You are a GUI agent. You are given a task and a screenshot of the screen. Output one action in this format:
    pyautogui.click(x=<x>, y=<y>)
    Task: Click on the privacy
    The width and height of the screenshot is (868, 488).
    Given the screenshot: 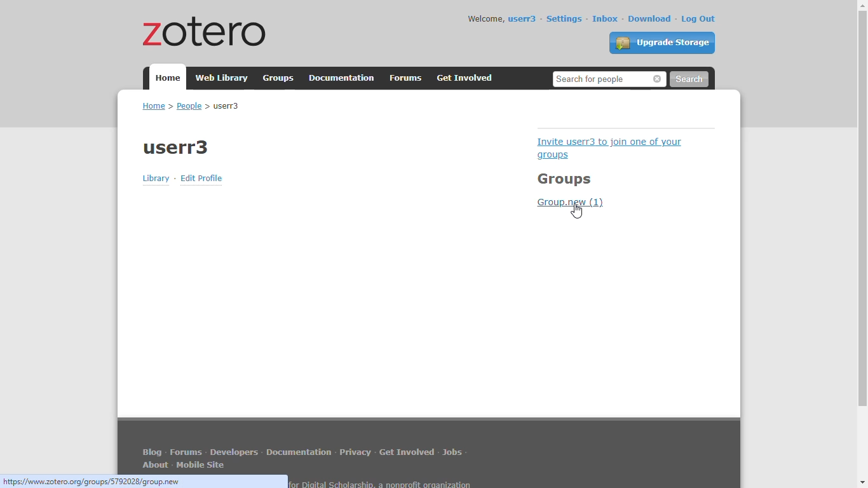 What is the action you would take?
    pyautogui.click(x=355, y=452)
    